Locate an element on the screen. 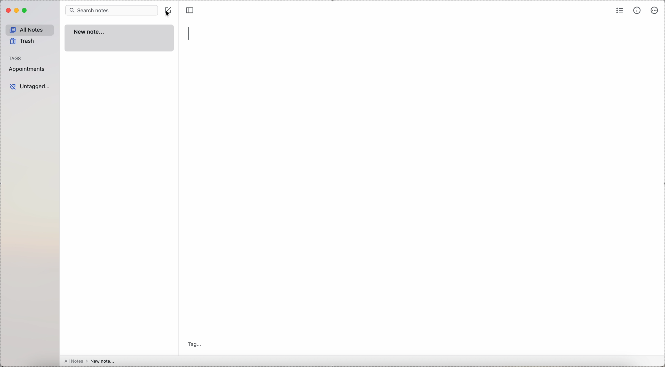  all notes > new note... is located at coordinates (89, 361).